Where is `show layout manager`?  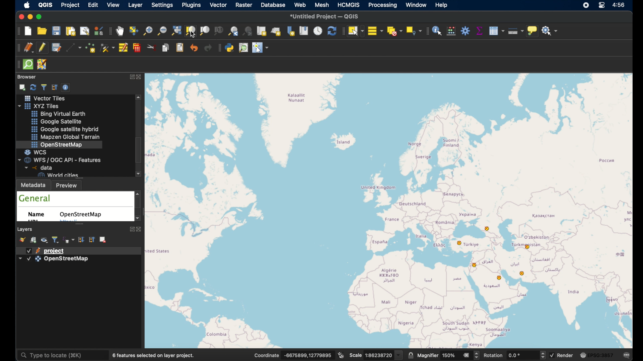 show layout manager is located at coordinates (85, 32).